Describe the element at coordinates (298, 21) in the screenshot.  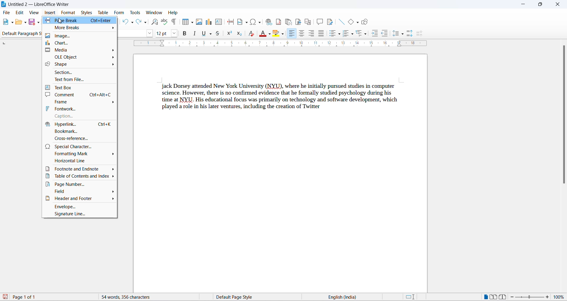
I see `insert bookmark` at that location.